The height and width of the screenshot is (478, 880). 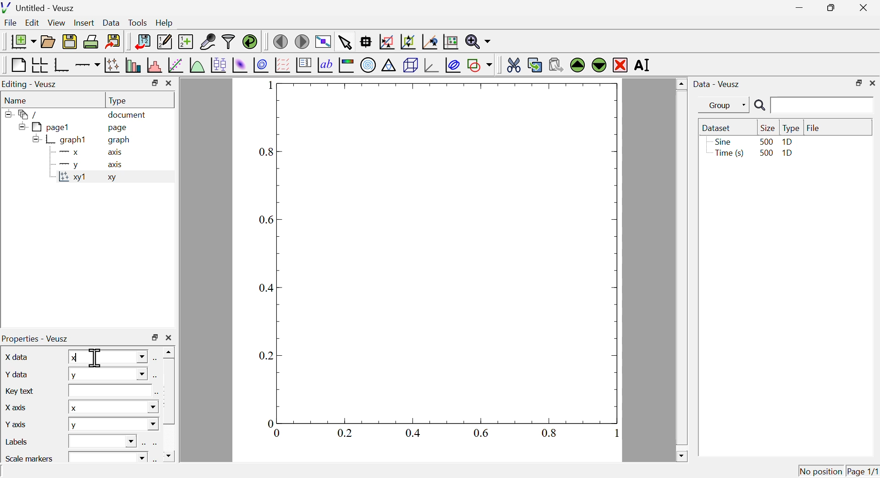 I want to click on 0.2, so click(x=266, y=356).